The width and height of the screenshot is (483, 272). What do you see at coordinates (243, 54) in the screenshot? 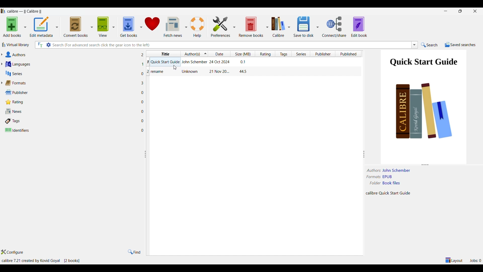
I see `Size column` at bounding box center [243, 54].